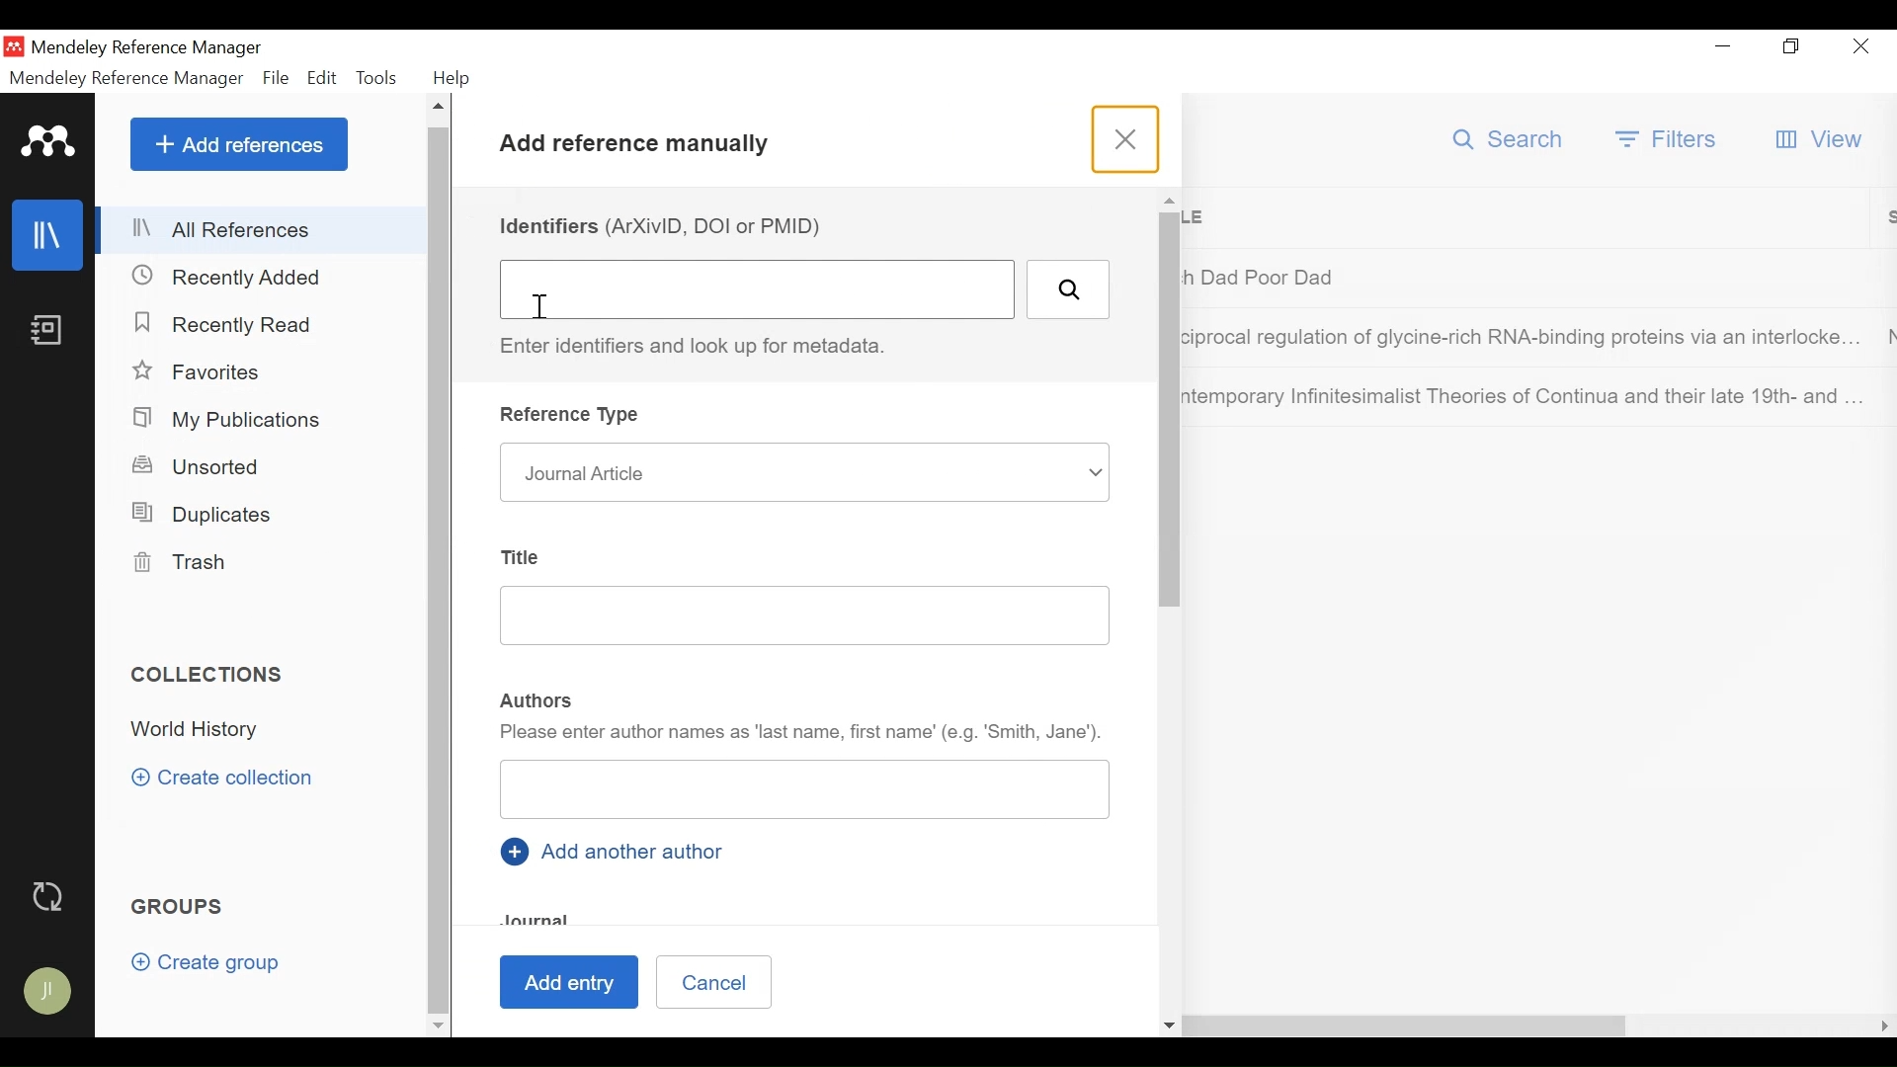 This screenshot has width=1897, height=1067. I want to click on Sync, so click(50, 895).